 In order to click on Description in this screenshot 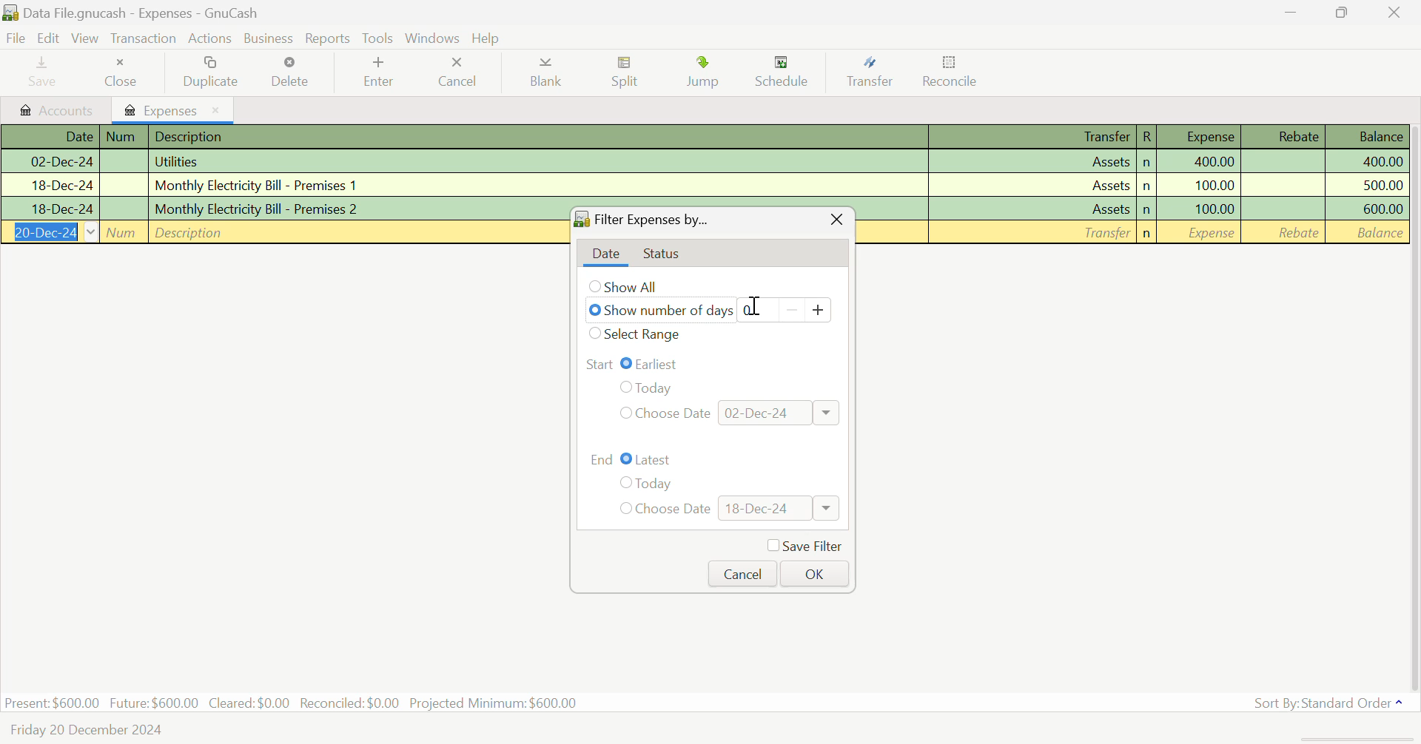, I will do `click(538, 137)`.